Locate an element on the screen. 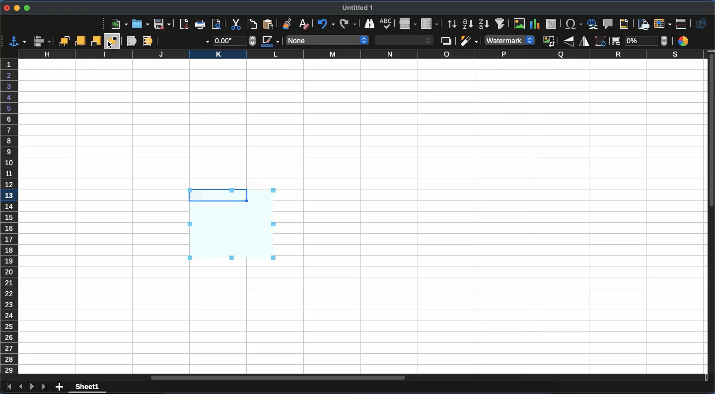 The height and width of the screenshot is (394, 715). undo is located at coordinates (327, 23).